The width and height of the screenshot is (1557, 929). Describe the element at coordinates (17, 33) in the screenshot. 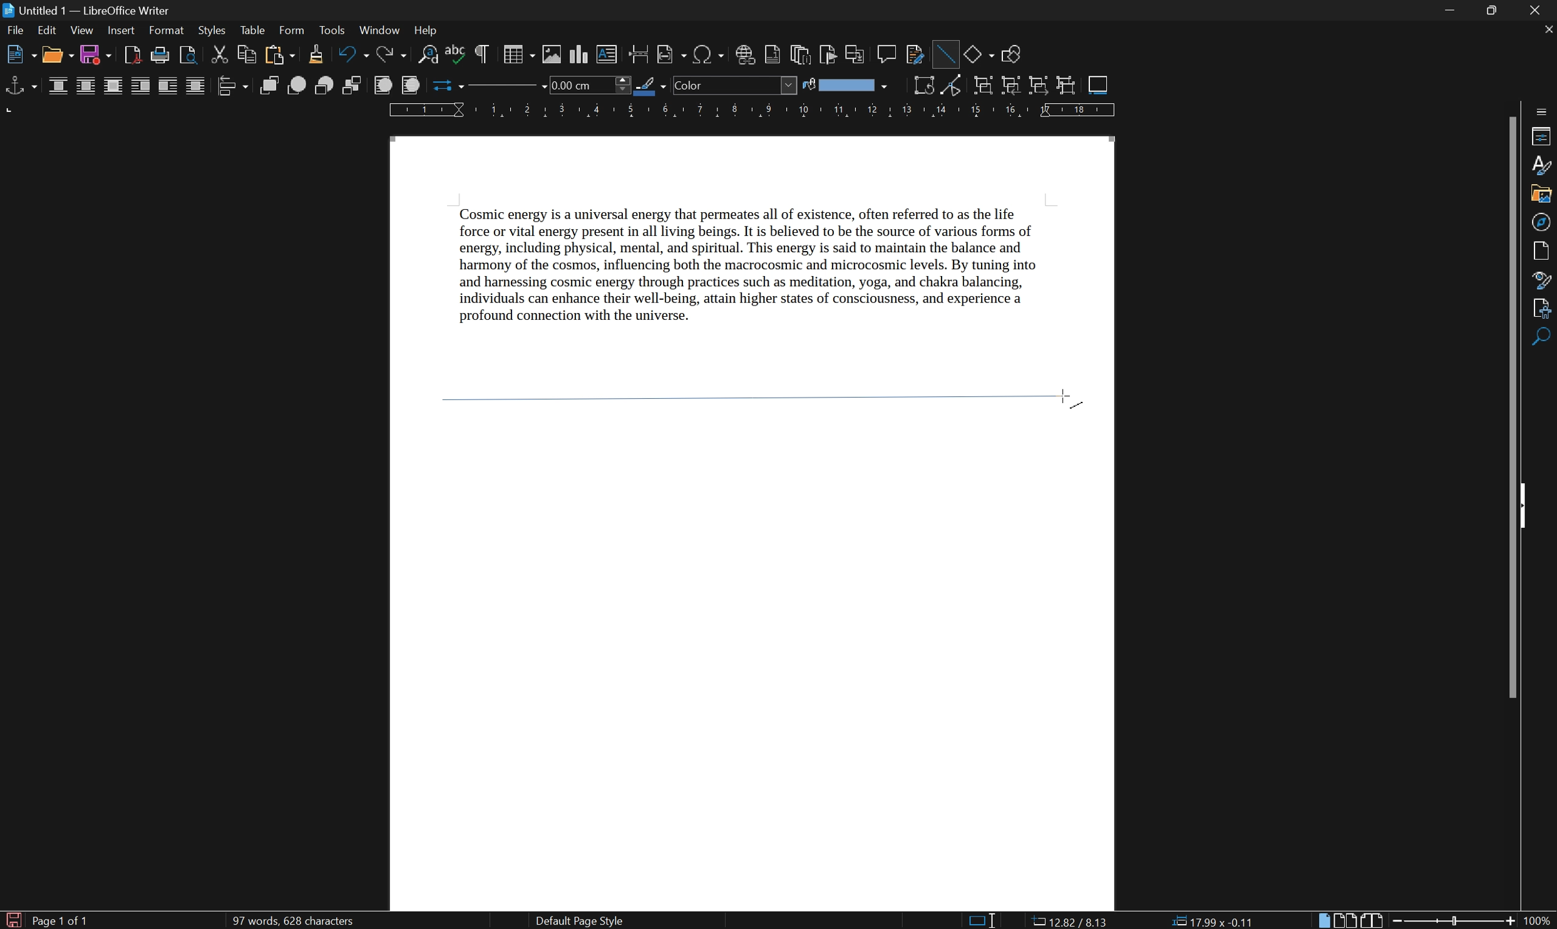

I see `file` at that location.